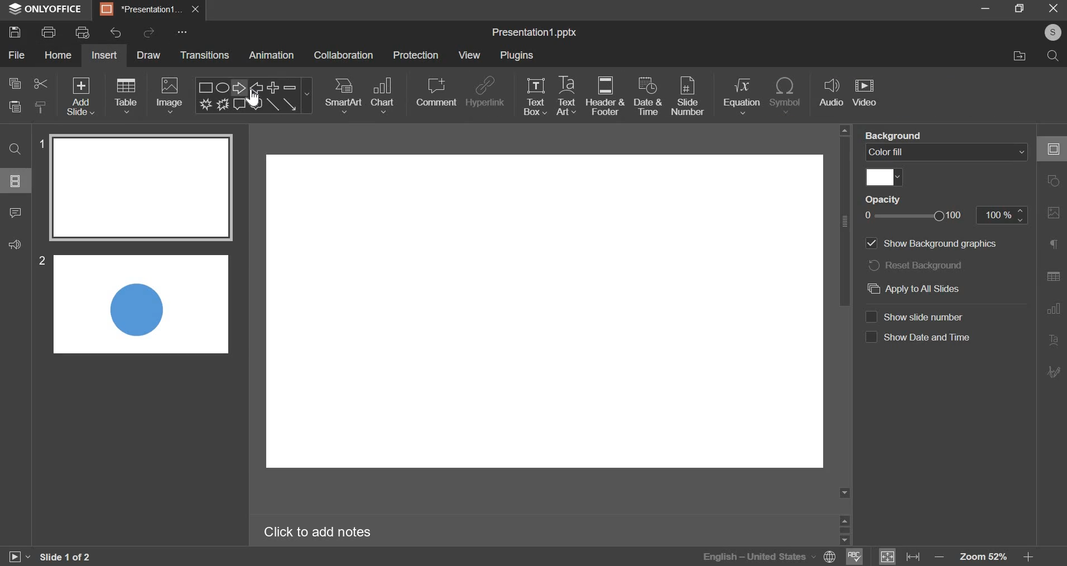 This screenshot has width=1067, height=566. What do you see at coordinates (785, 98) in the screenshot?
I see `insert symbol` at bounding box center [785, 98].